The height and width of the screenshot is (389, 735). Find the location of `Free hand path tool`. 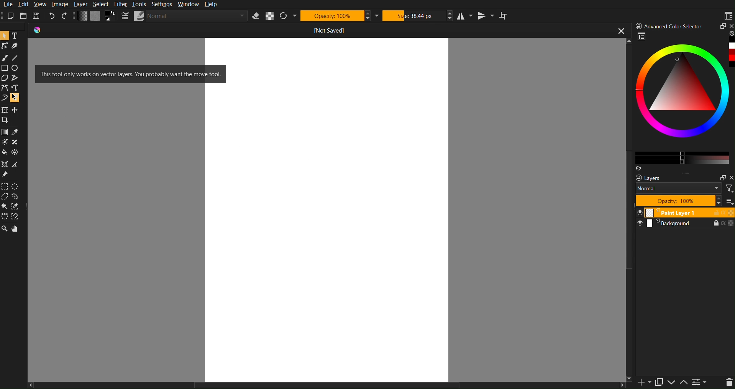

Free hand path tool is located at coordinates (15, 87).